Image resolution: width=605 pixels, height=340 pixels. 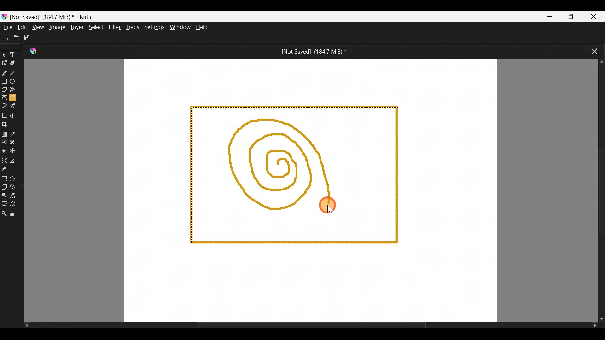 What do you see at coordinates (549, 17) in the screenshot?
I see `Minimize` at bounding box center [549, 17].